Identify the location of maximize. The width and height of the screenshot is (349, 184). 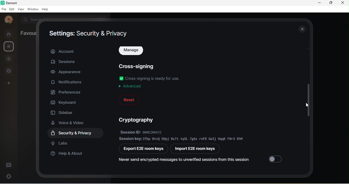
(330, 3).